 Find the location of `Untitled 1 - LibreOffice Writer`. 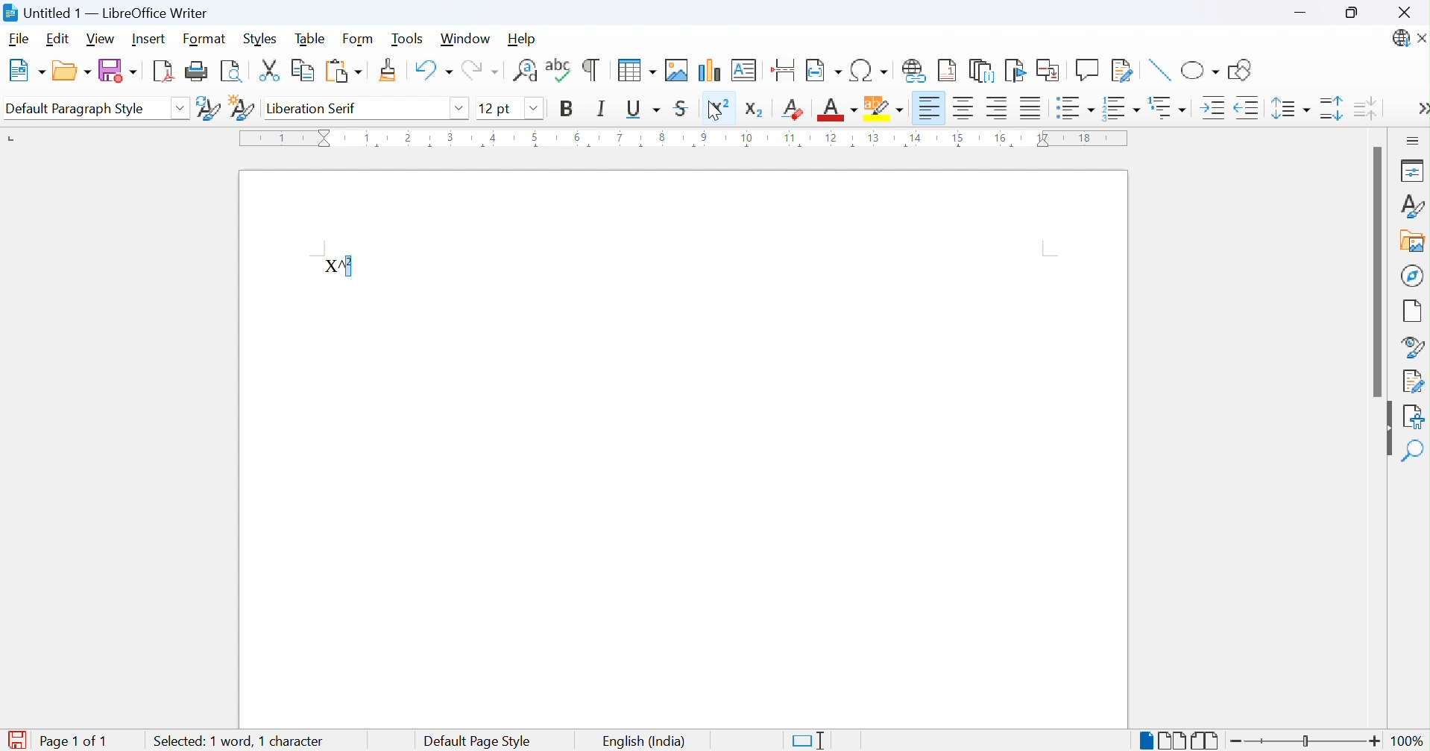

Untitled 1 - LibreOffice Writer is located at coordinates (107, 12).